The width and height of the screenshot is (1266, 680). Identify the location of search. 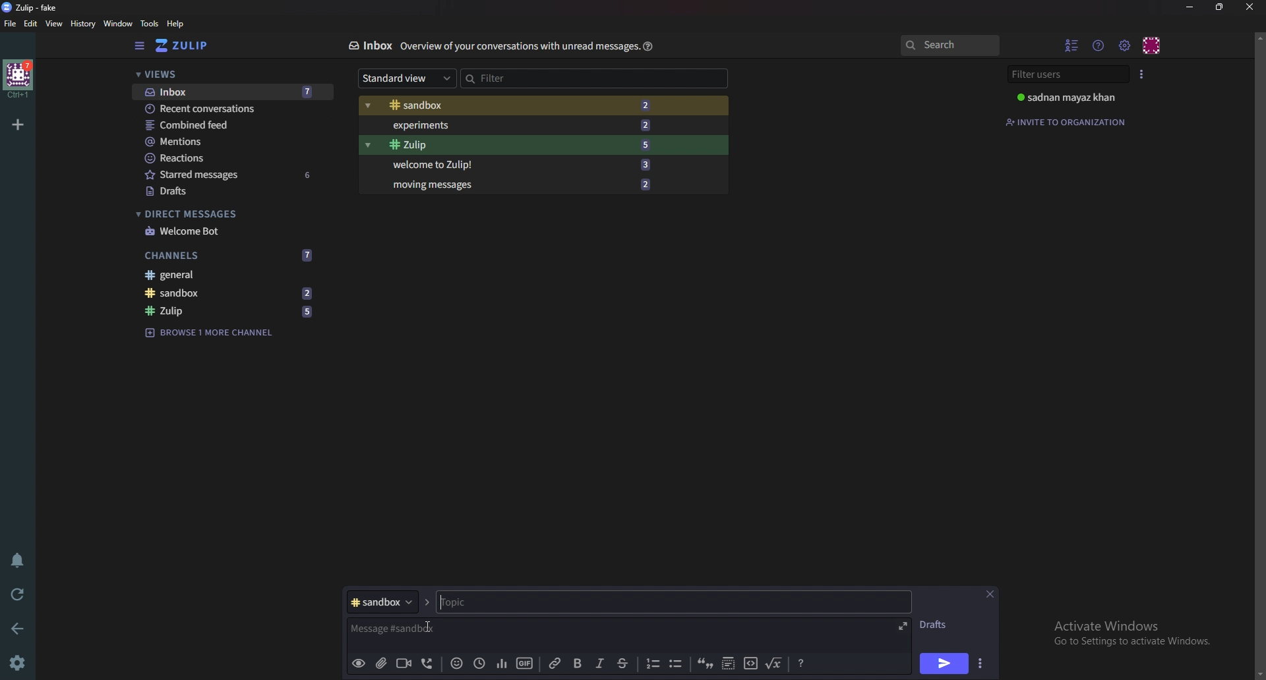
(949, 45).